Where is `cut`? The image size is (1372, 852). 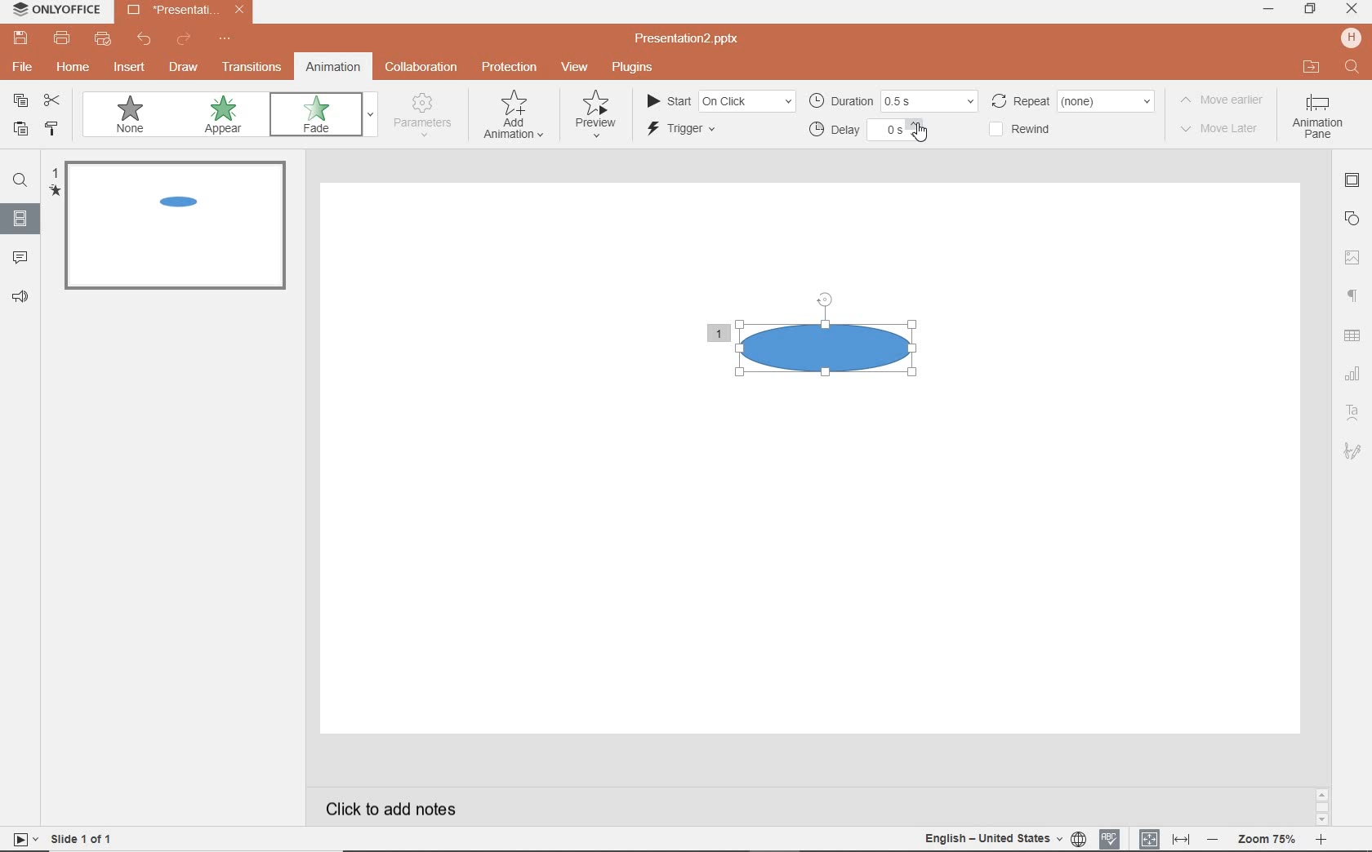
cut is located at coordinates (51, 101).